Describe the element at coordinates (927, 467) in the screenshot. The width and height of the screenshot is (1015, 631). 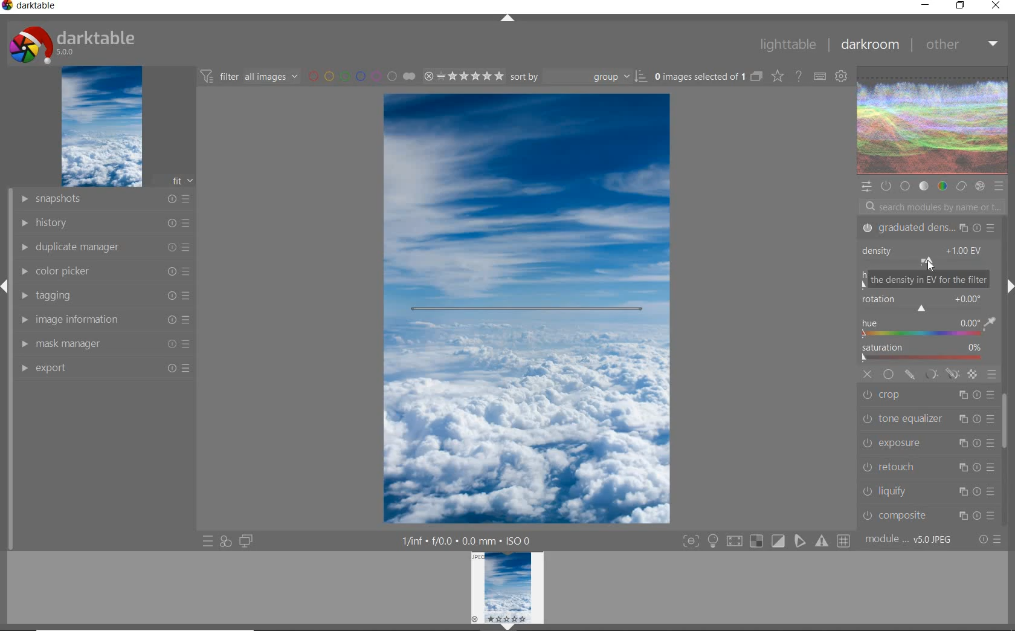
I see `retouch` at that location.